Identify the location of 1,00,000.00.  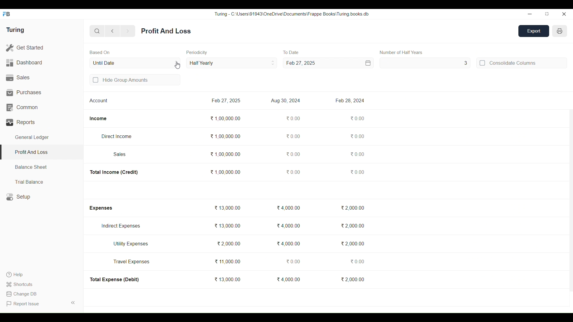
(225, 172).